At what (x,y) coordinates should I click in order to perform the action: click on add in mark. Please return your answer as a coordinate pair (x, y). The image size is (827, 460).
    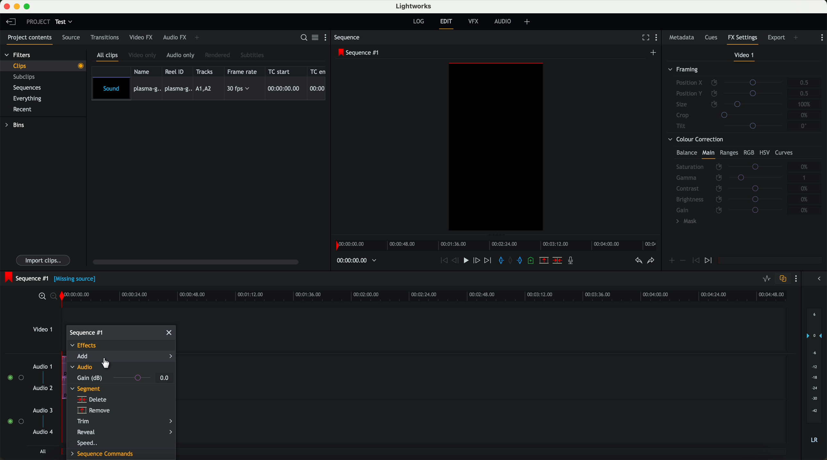
    Looking at the image, I should click on (501, 261).